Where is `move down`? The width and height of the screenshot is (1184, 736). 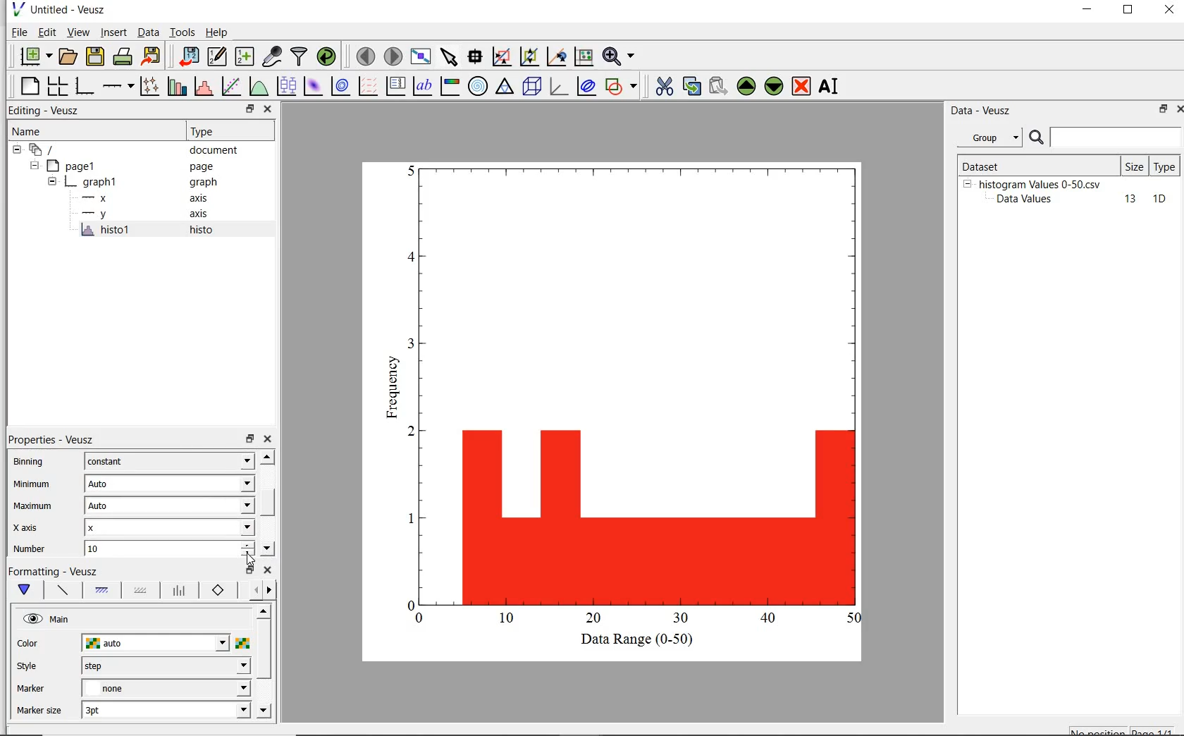
move down is located at coordinates (267, 548).